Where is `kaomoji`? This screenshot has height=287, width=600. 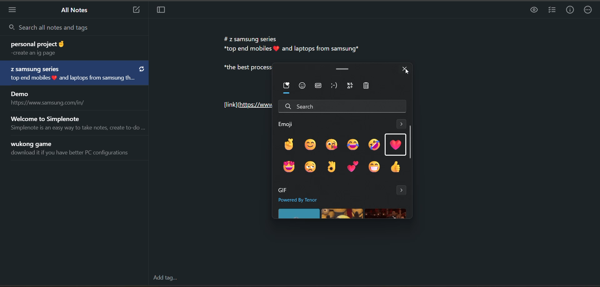
kaomoji is located at coordinates (336, 86).